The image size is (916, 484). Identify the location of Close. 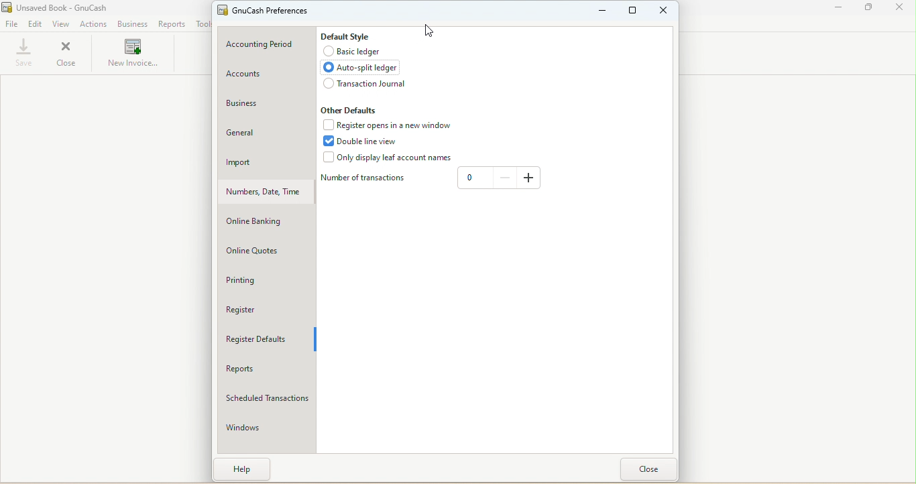
(650, 471).